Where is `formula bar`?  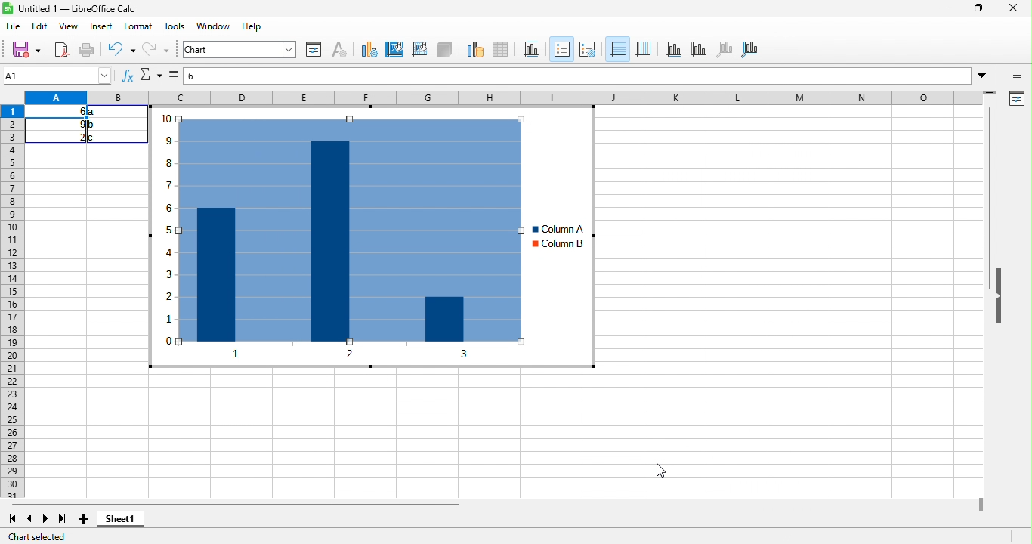 formula bar is located at coordinates (589, 74).